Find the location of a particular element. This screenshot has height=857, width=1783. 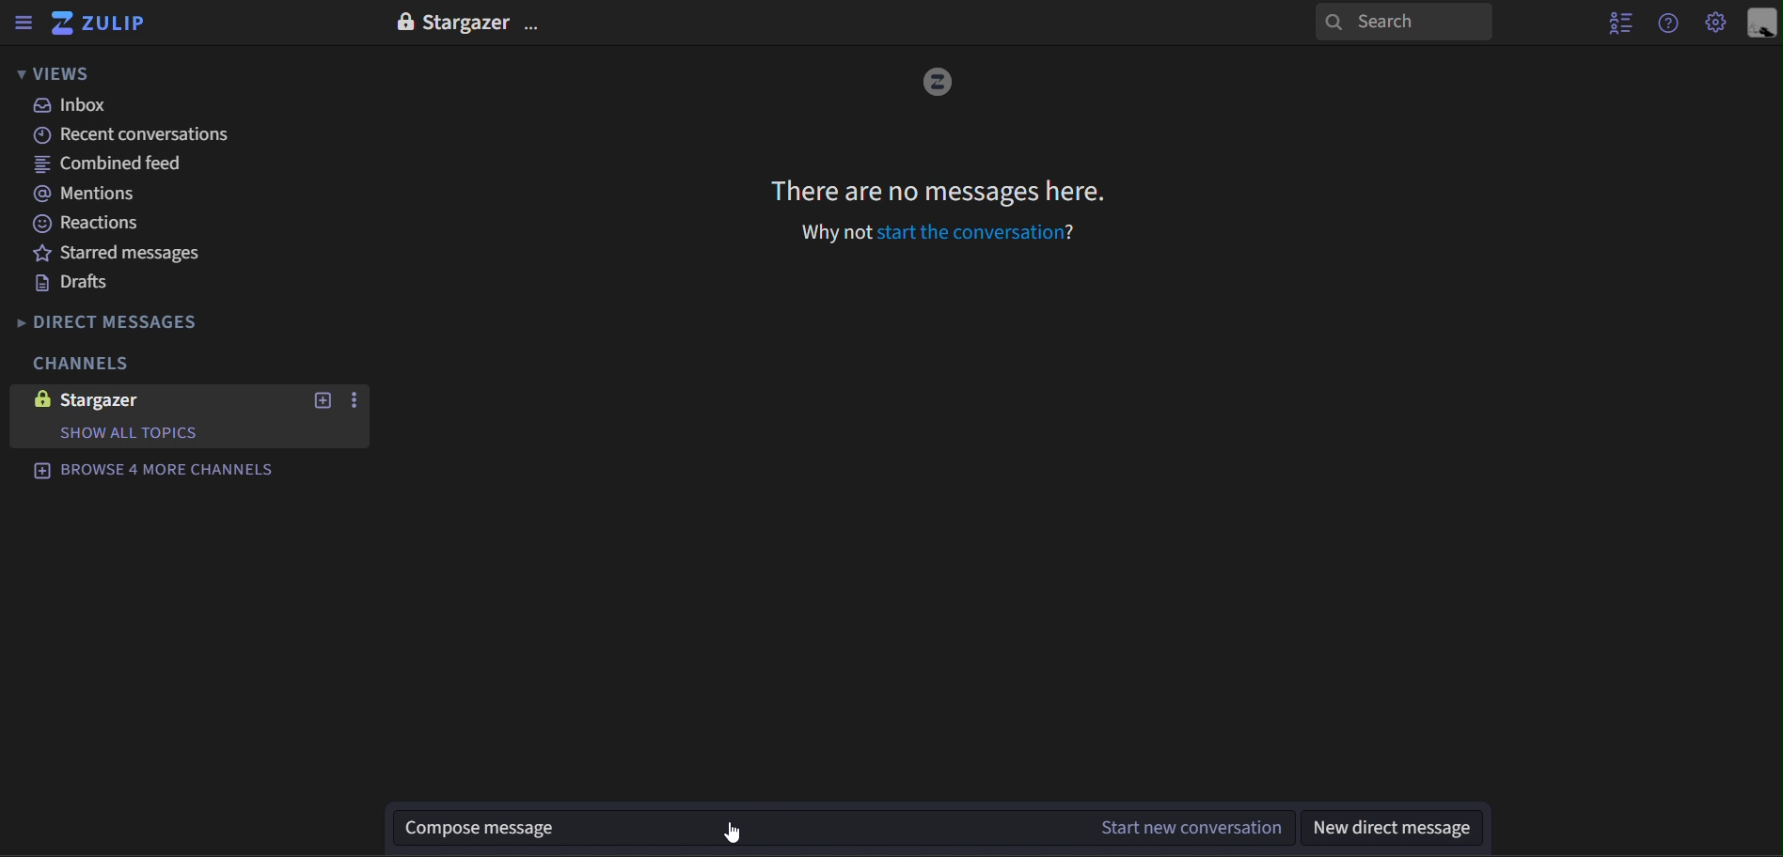

recent conversations is located at coordinates (155, 134).